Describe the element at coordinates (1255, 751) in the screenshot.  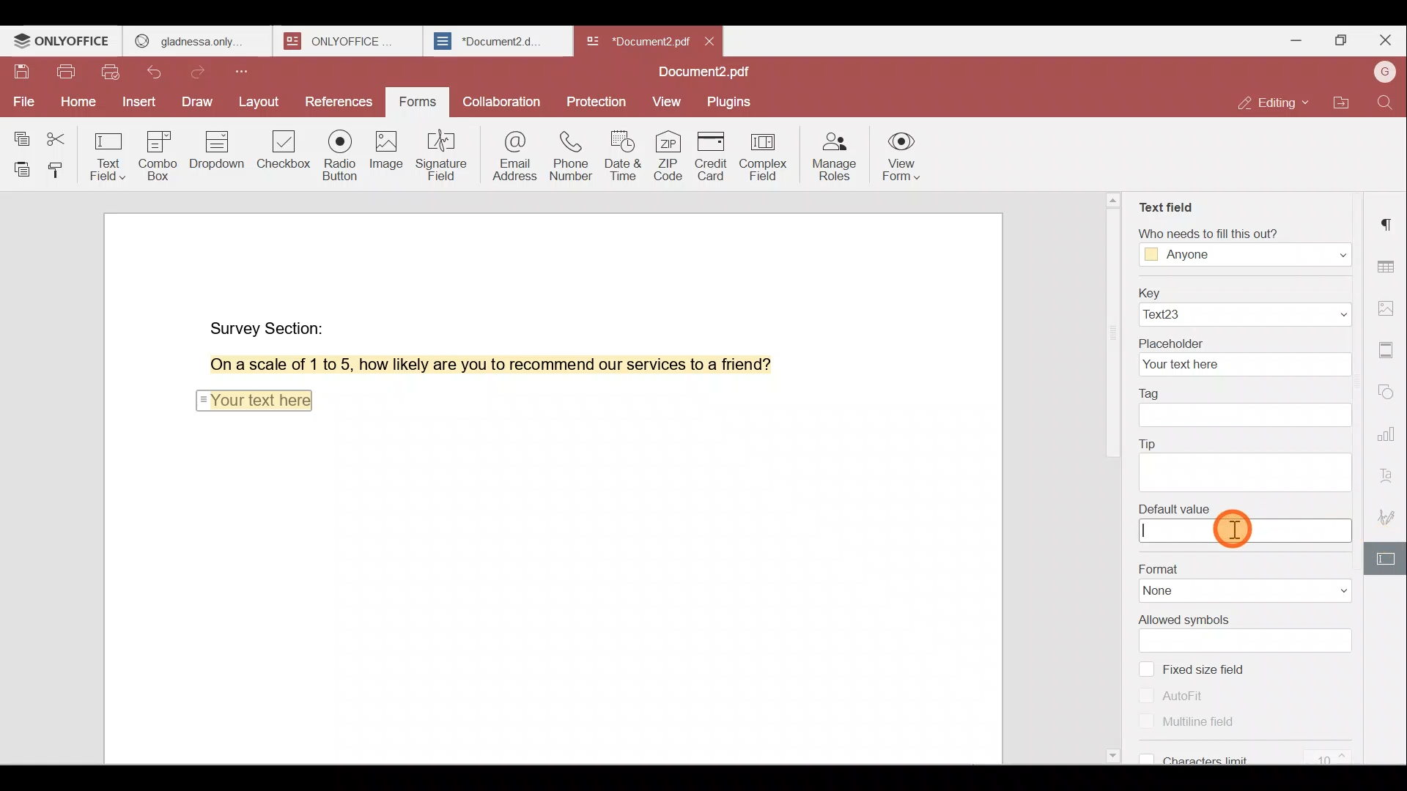
I see `Character limit` at that location.